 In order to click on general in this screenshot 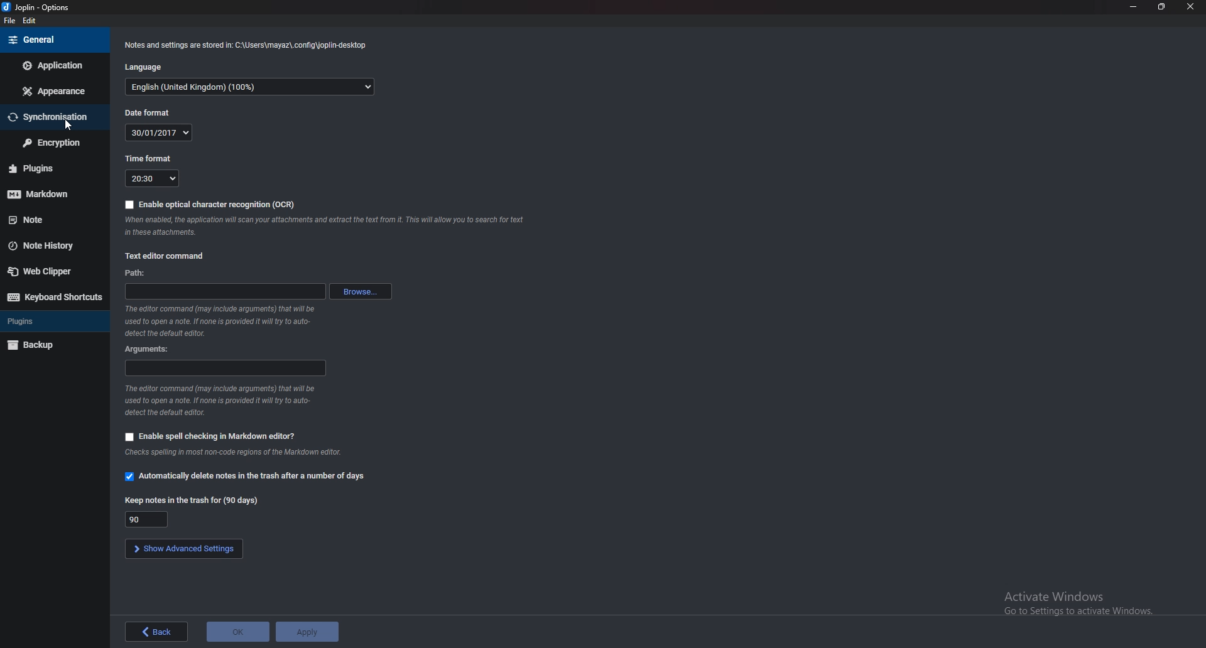, I will do `click(54, 40)`.